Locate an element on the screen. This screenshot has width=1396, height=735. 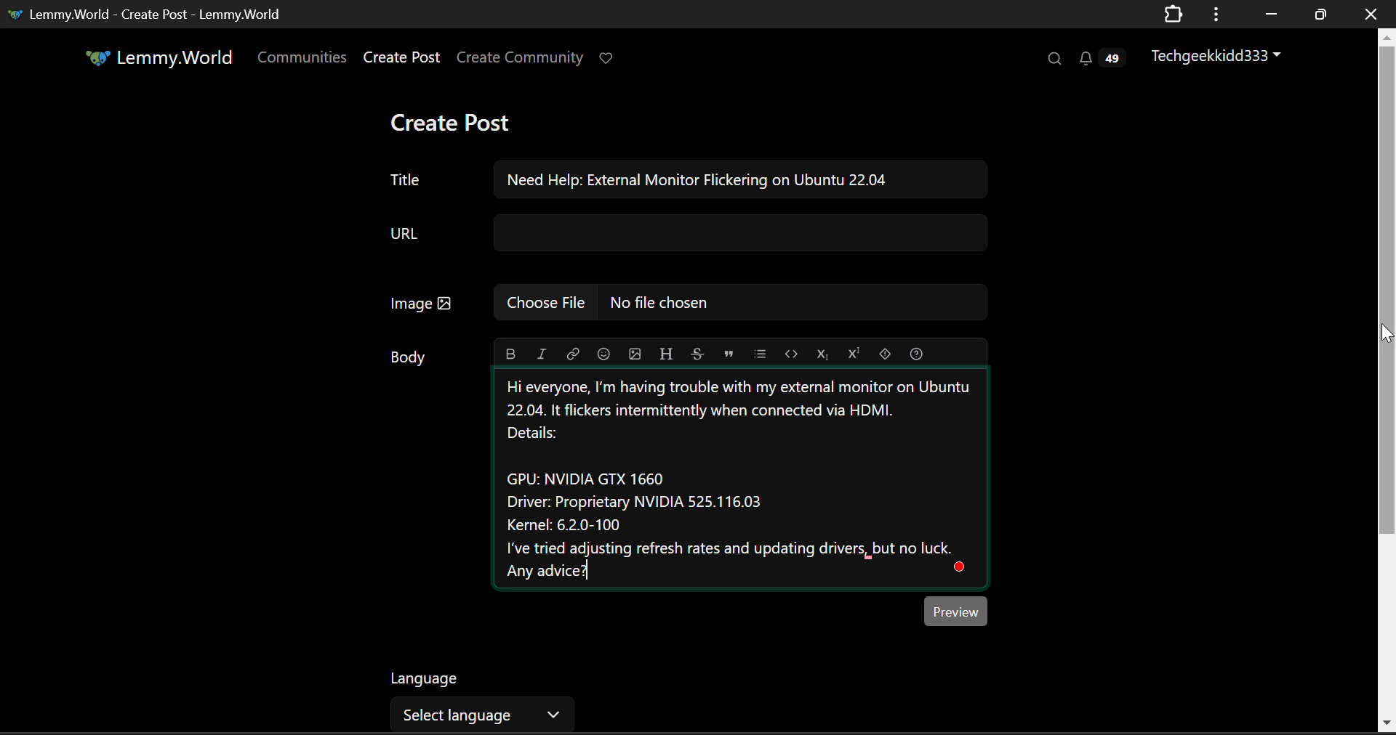
Notifications is located at coordinates (1105, 56).